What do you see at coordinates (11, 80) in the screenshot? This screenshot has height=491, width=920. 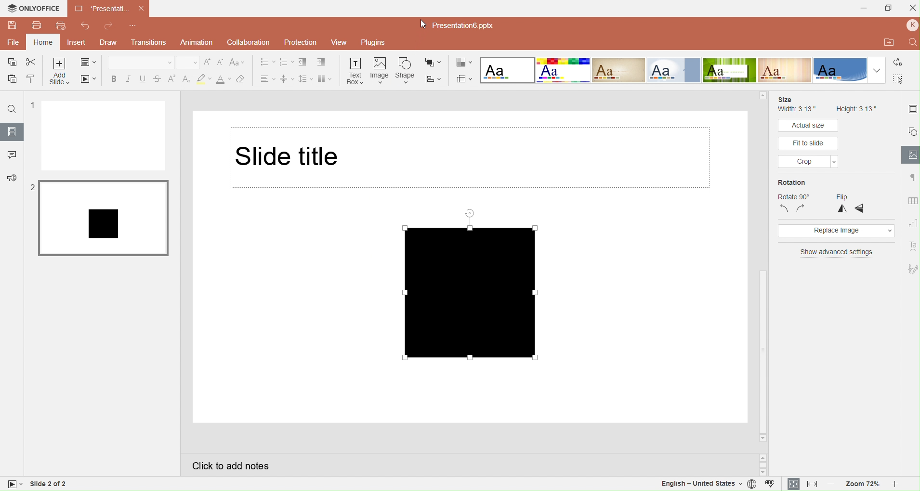 I see `Paste` at bounding box center [11, 80].